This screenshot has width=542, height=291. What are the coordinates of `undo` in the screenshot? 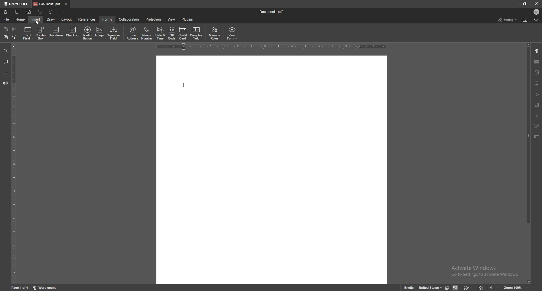 It's located at (41, 12).